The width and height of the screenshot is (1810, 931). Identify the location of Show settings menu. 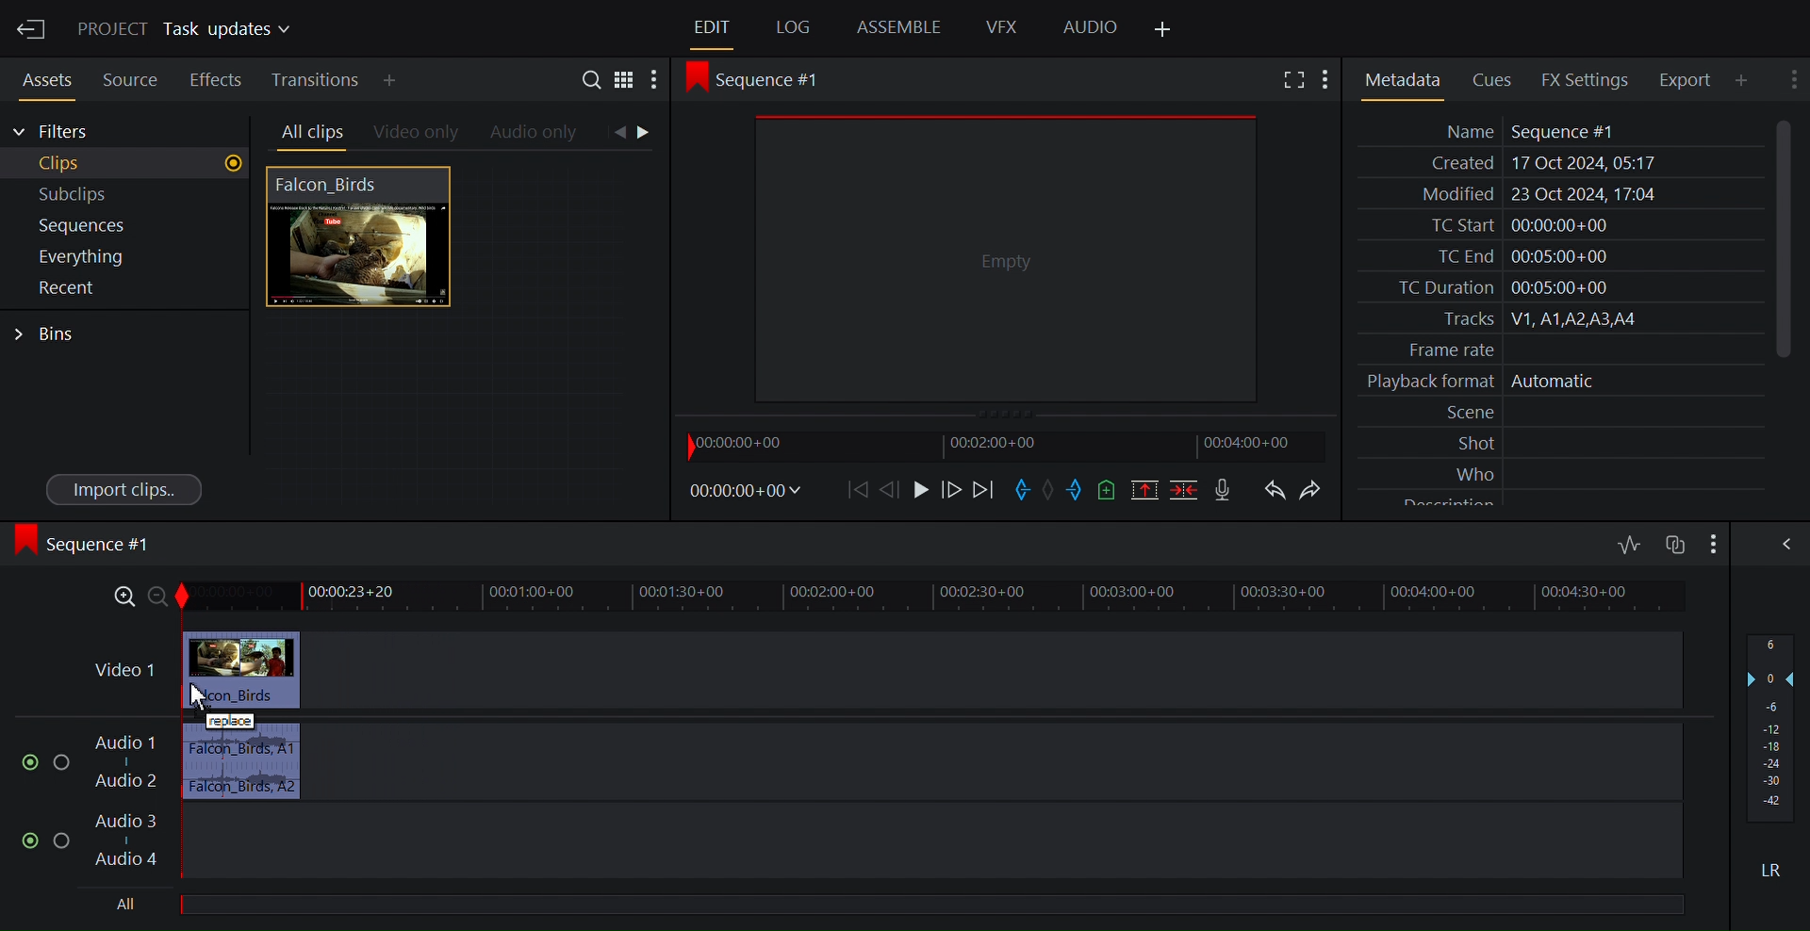
(1330, 80).